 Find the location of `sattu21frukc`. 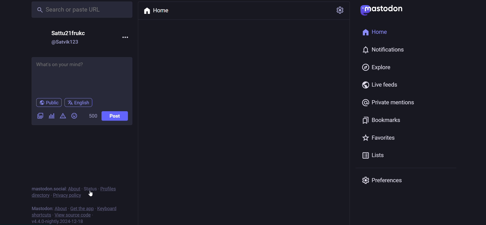

sattu21frukc is located at coordinates (70, 33).